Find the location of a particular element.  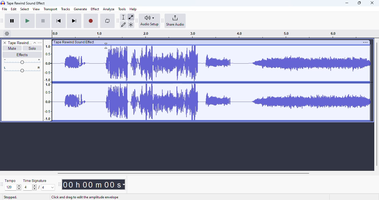

Input for time signature is located at coordinates (30, 187).